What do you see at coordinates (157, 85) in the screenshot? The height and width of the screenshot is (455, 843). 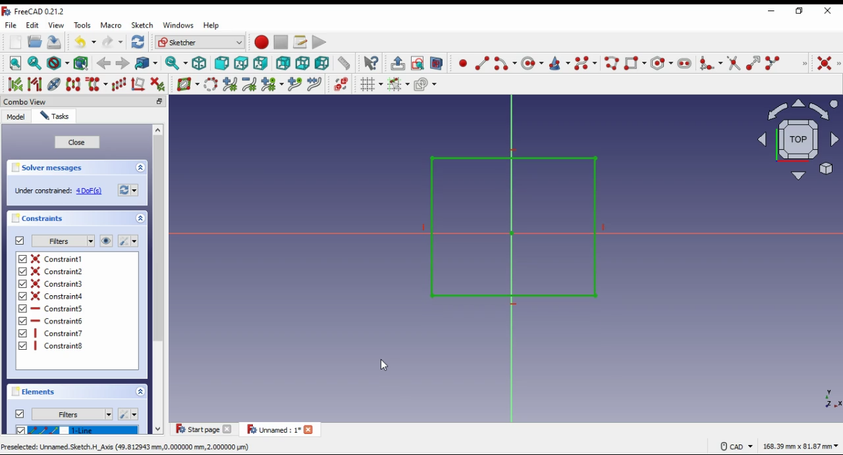 I see `delete all constraints` at bounding box center [157, 85].